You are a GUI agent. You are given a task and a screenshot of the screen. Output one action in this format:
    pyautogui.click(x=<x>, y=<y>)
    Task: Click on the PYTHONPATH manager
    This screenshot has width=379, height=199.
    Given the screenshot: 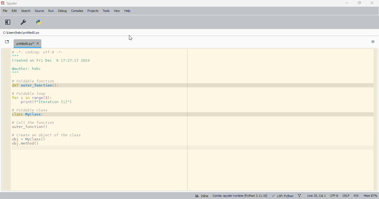 What is the action you would take?
    pyautogui.click(x=39, y=22)
    